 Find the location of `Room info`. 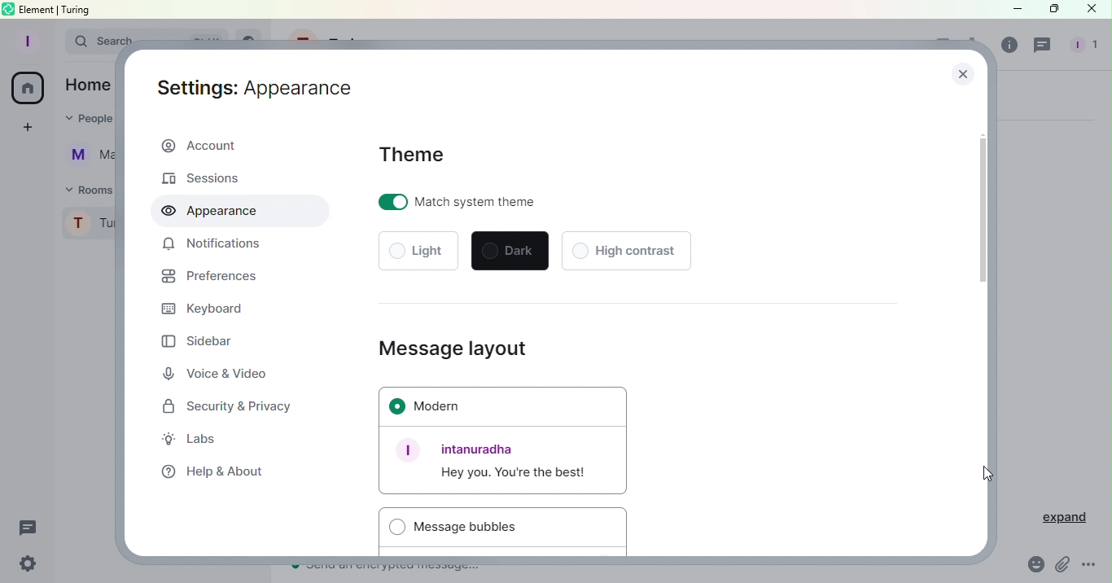

Room info is located at coordinates (1009, 44).